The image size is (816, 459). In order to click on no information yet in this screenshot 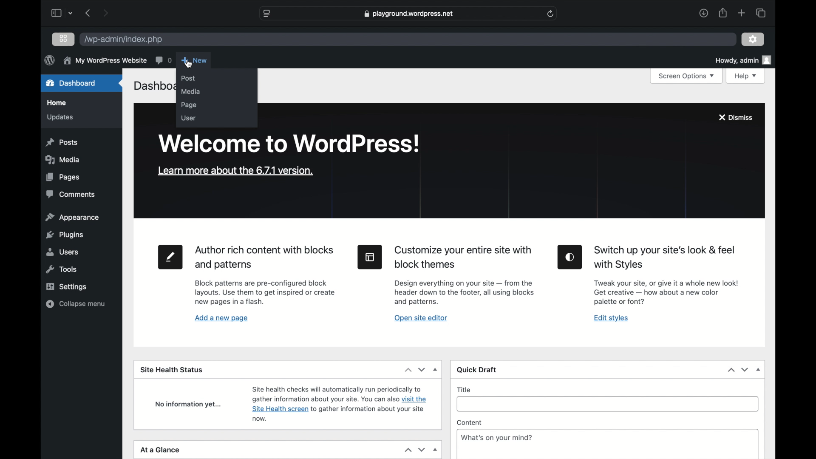, I will do `click(188, 405)`.